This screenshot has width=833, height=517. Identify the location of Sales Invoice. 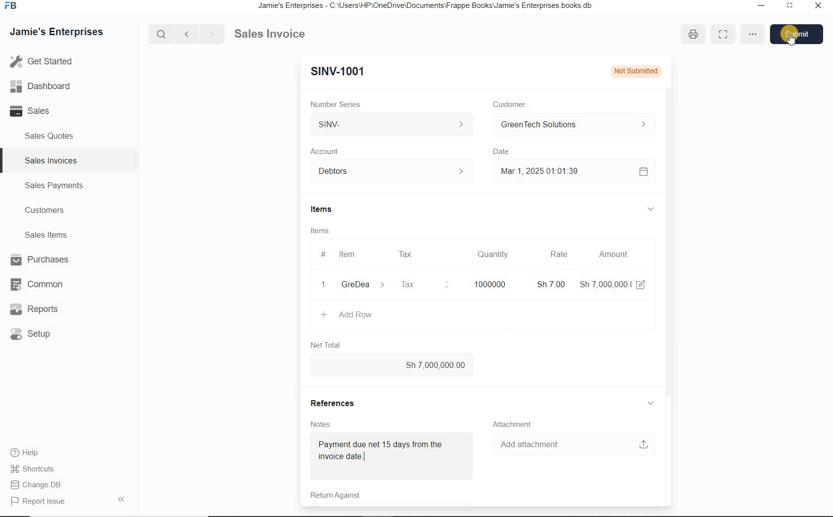
(271, 34).